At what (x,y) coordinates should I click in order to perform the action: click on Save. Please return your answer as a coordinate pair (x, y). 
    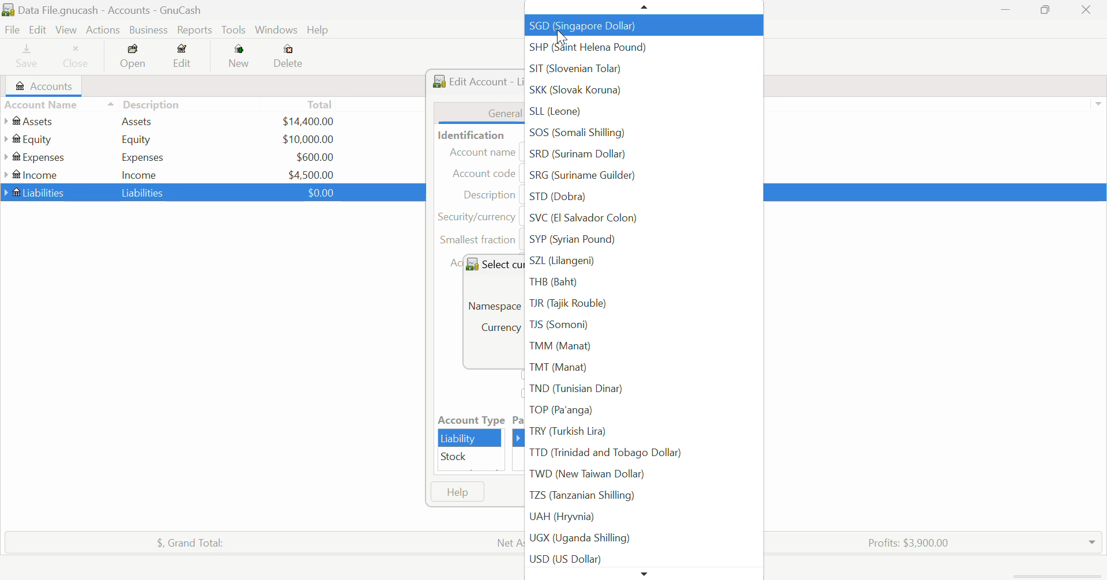
    Looking at the image, I should click on (22, 58).